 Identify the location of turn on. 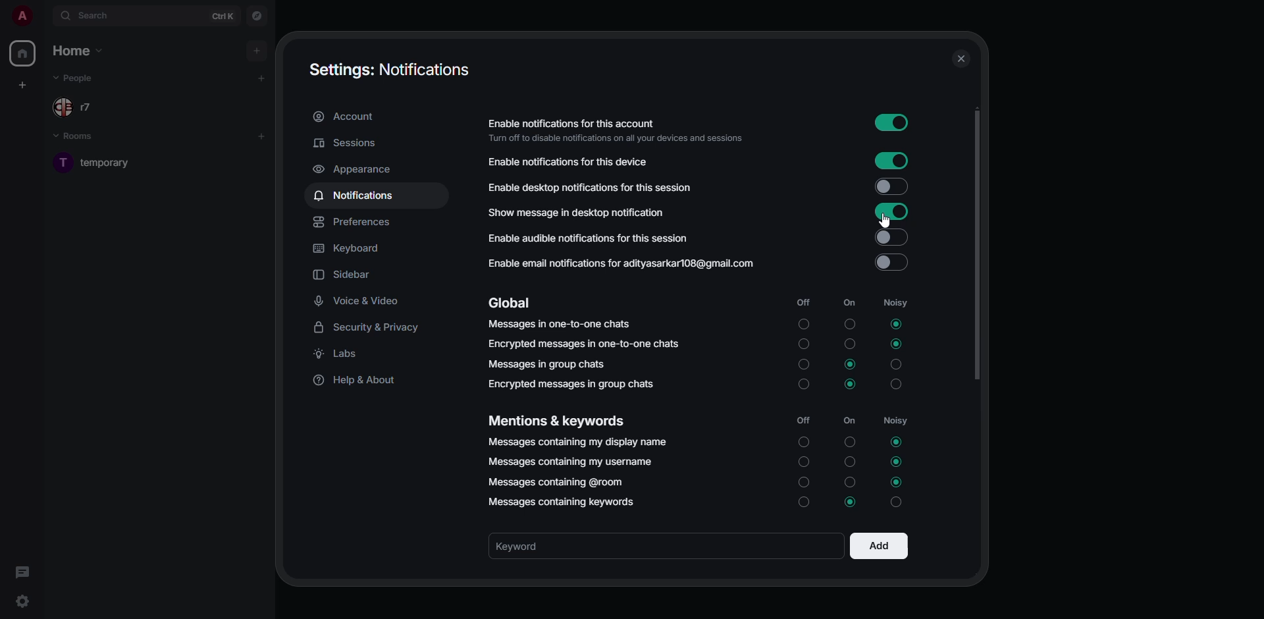
(803, 343).